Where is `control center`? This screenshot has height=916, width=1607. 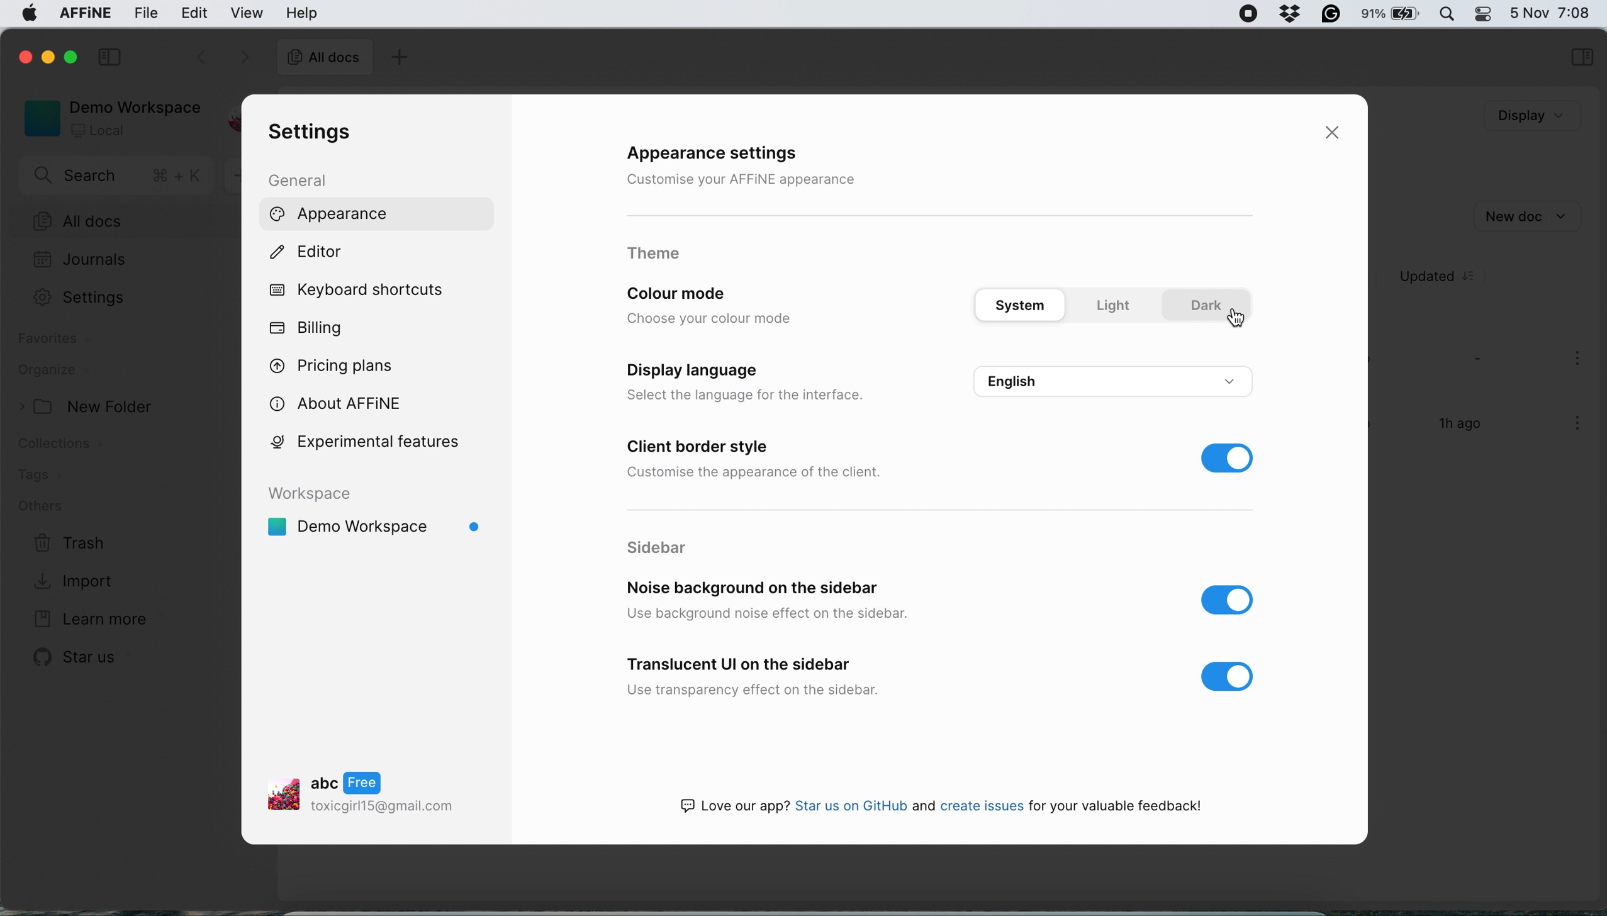
control center is located at coordinates (1488, 16).